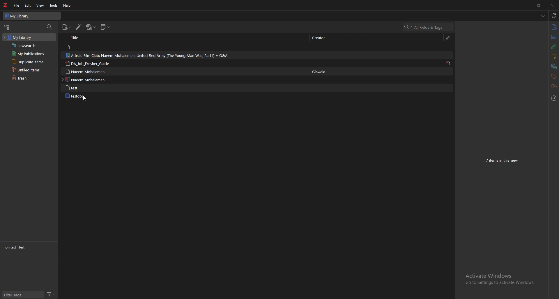 This screenshot has width=559, height=299. What do you see at coordinates (84, 96) in the screenshot?
I see `testdoc` at bounding box center [84, 96].